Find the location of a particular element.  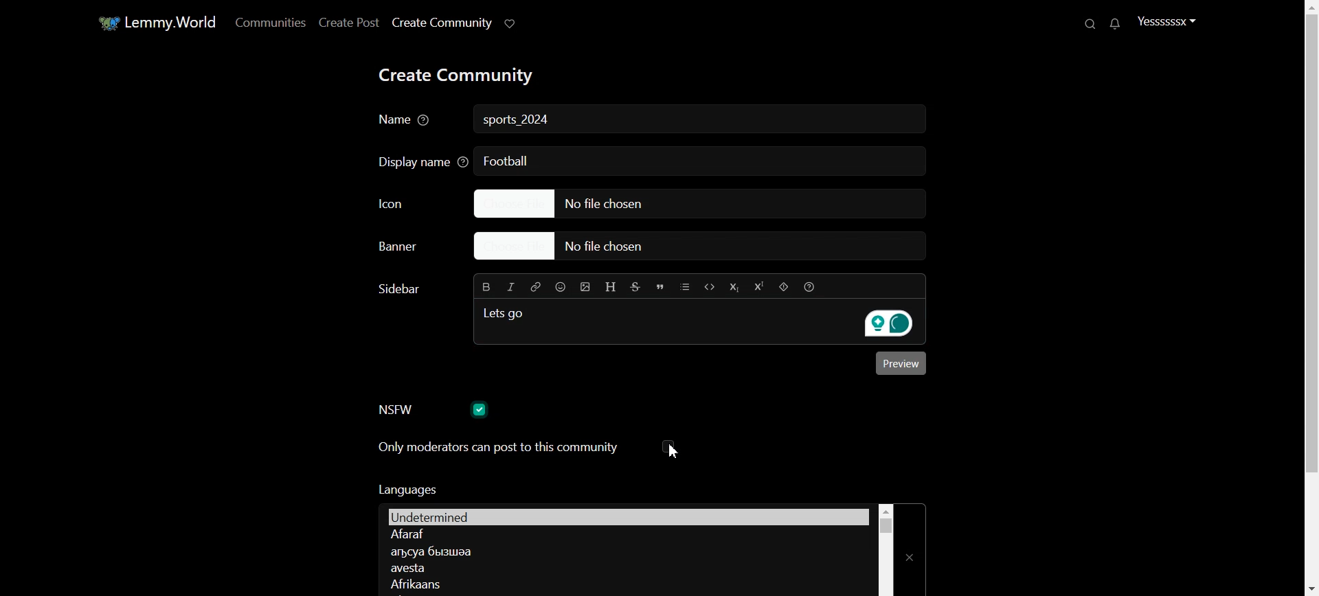

Language is located at coordinates (624, 583).